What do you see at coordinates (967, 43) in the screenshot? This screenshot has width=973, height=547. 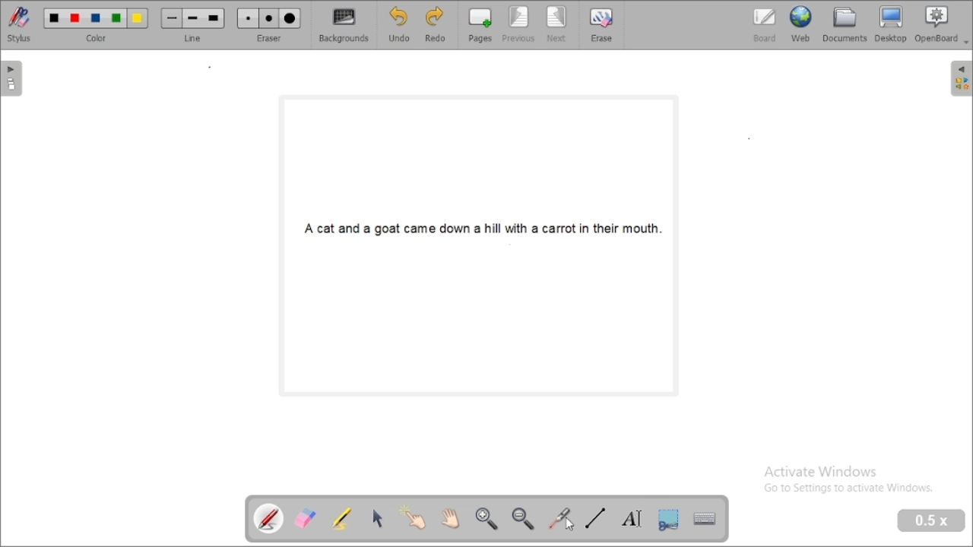 I see `Dropdown` at bounding box center [967, 43].